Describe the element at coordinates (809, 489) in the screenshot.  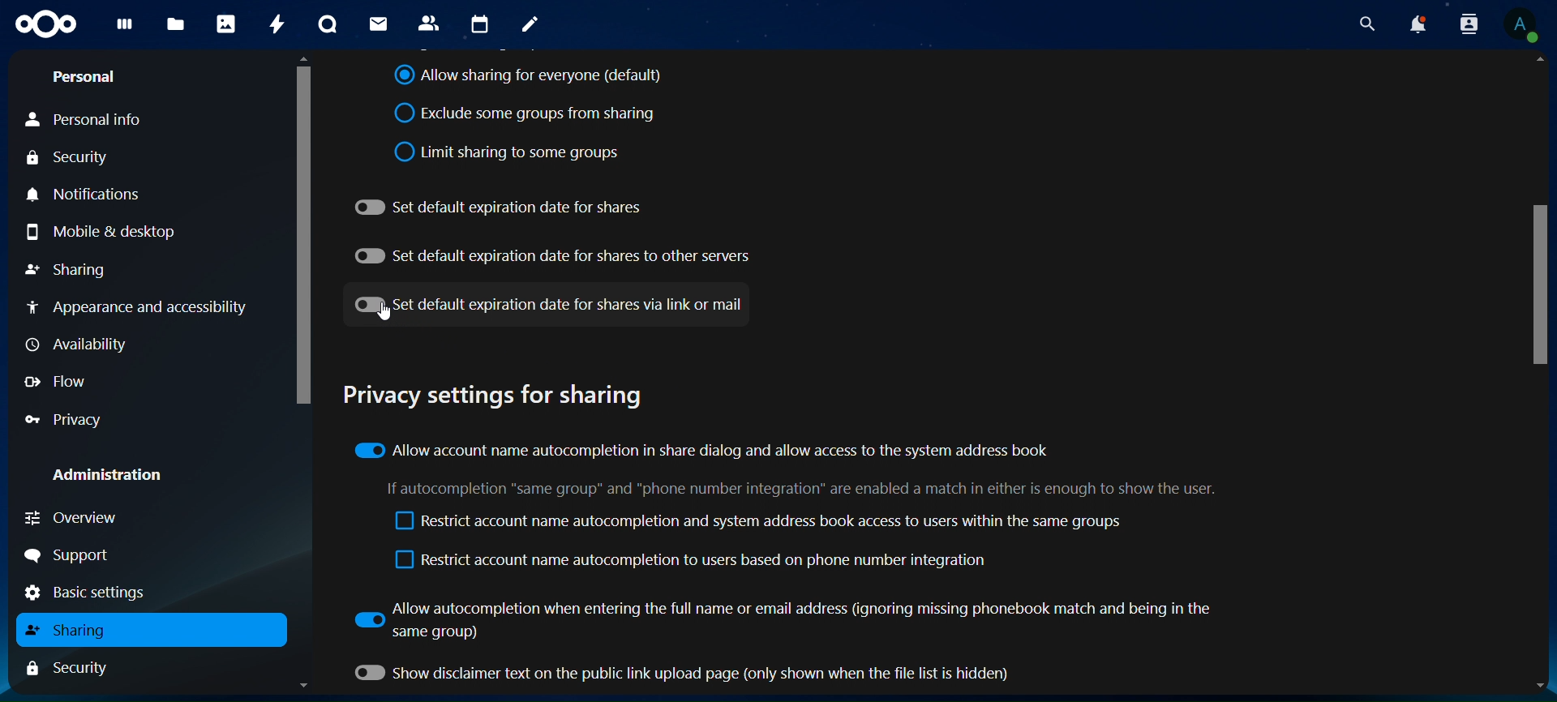
I see `text` at that location.